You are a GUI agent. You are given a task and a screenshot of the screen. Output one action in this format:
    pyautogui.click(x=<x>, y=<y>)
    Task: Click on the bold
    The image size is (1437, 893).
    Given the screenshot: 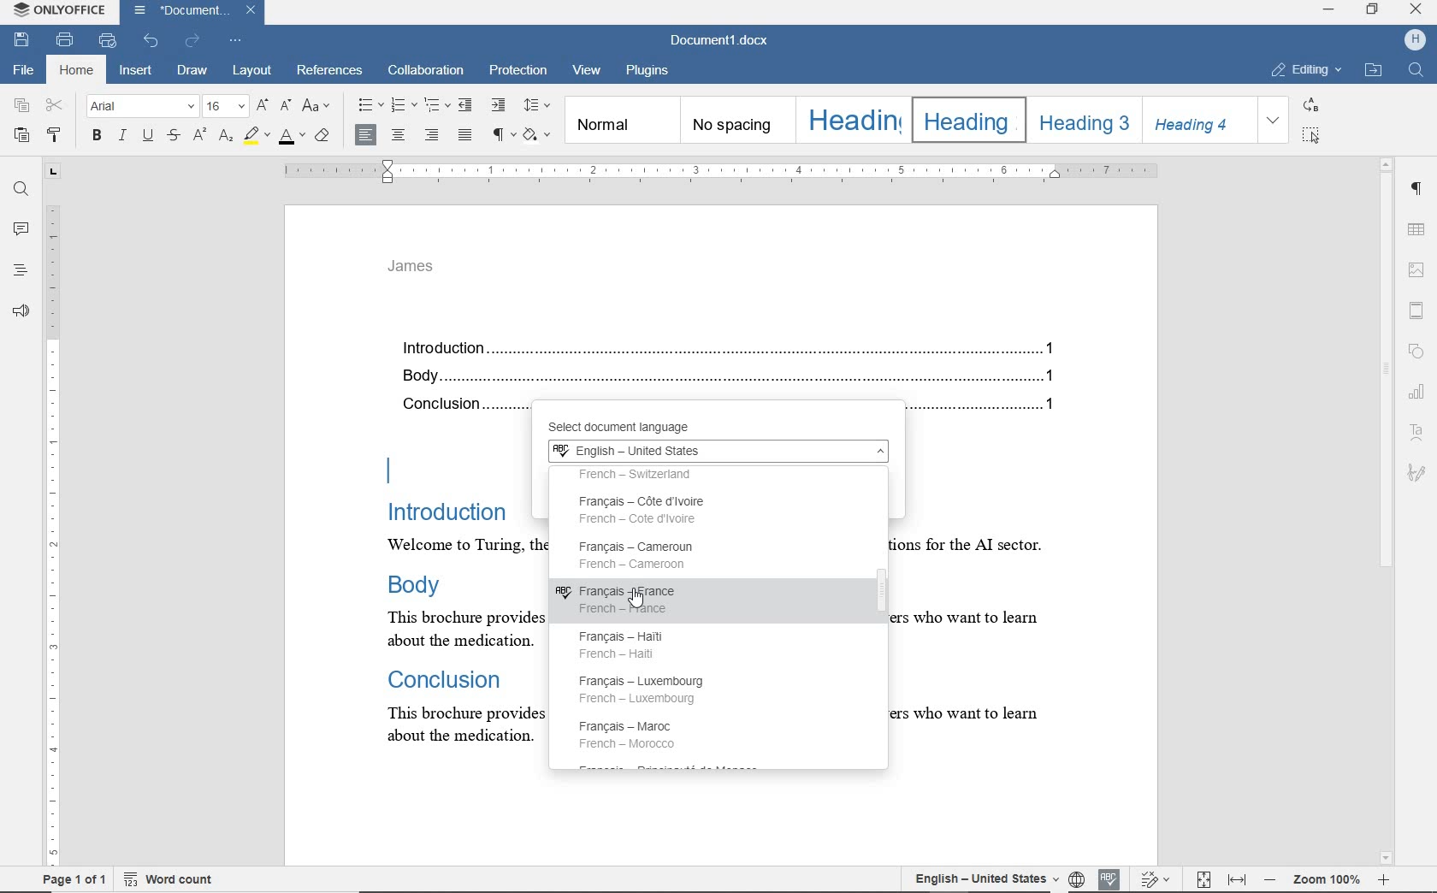 What is the action you would take?
    pyautogui.click(x=96, y=137)
    